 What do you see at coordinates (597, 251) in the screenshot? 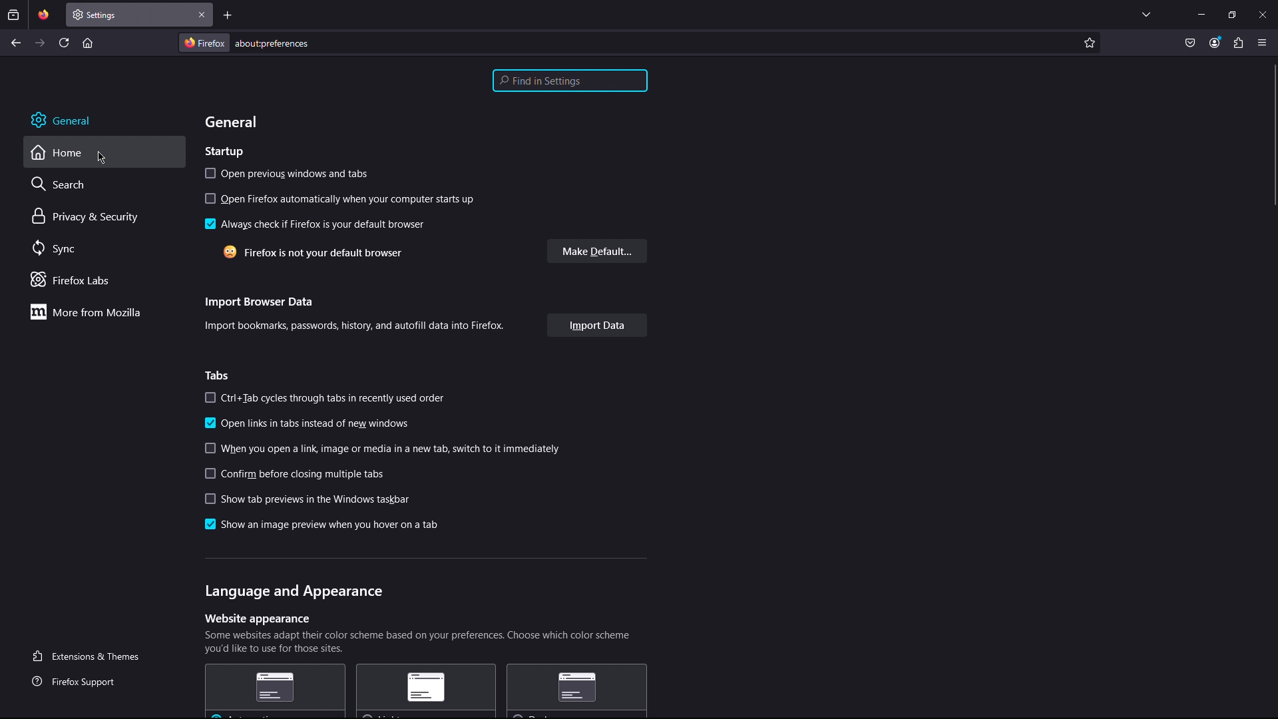
I see `Make Default` at bounding box center [597, 251].